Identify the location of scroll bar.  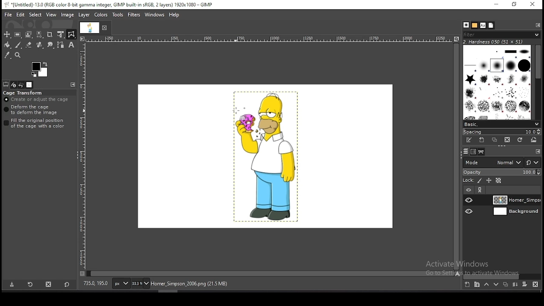
(537, 81).